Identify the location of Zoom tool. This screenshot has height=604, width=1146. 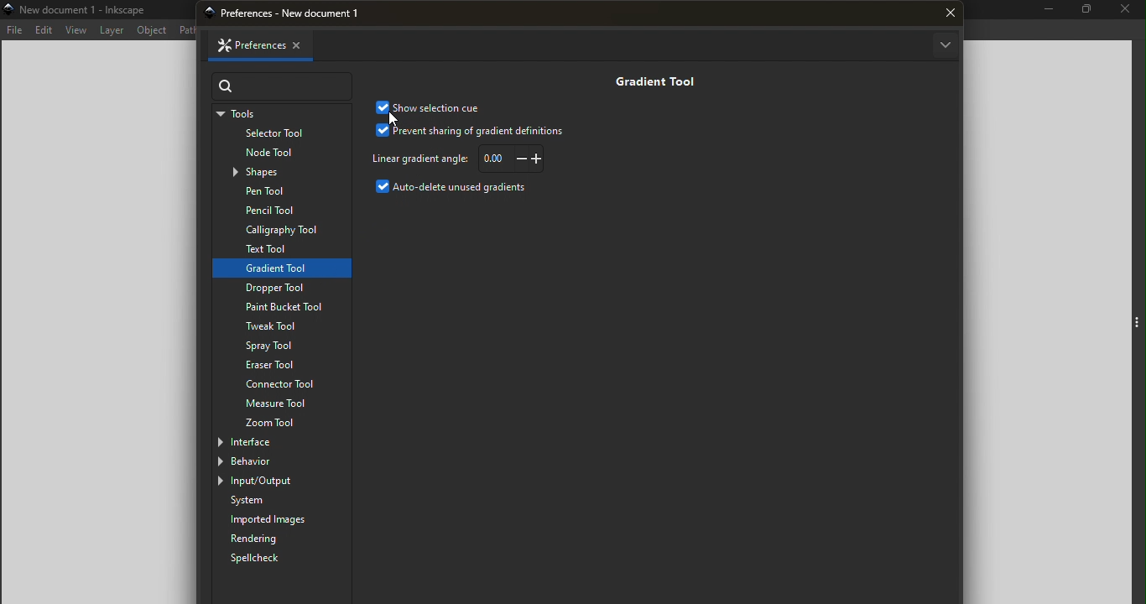
(283, 423).